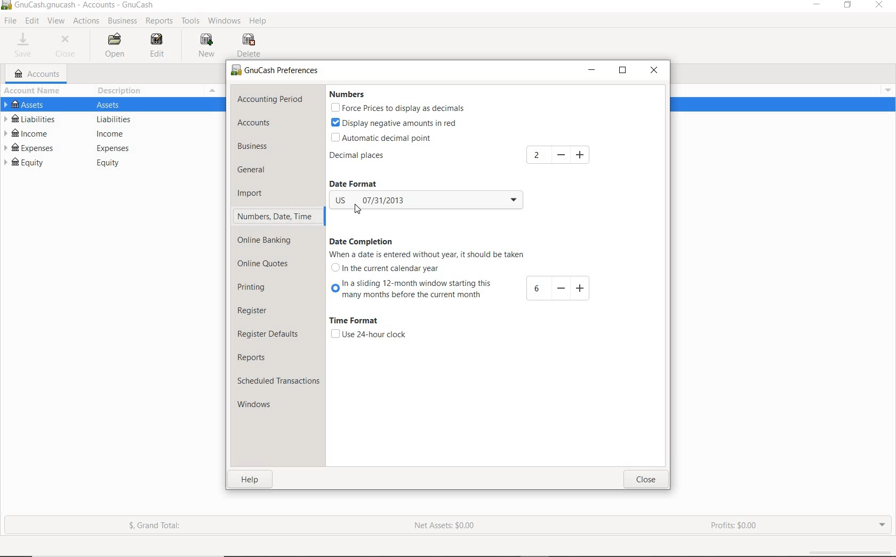 Image resolution: width=896 pixels, height=557 pixels. What do you see at coordinates (382, 139) in the screenshot?
I see `automatic decimal points` at bounding box center [382, 139].